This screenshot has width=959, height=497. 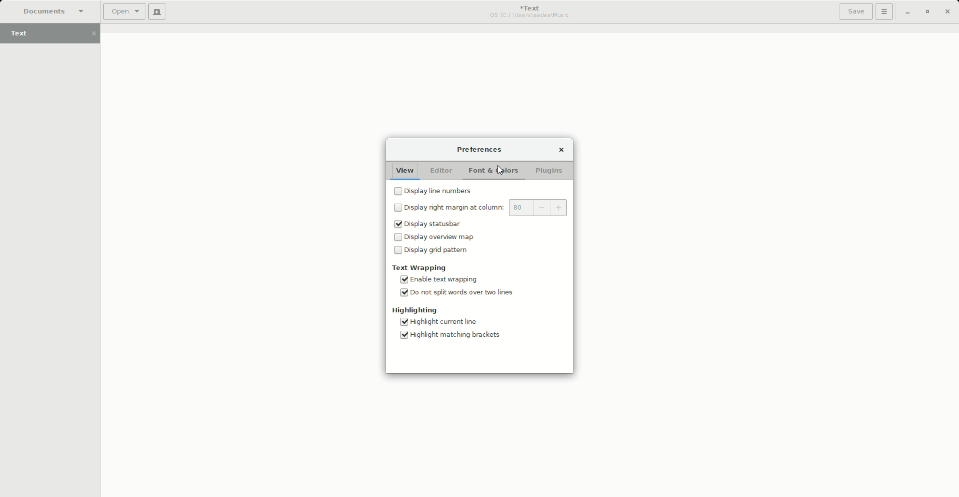 I want to click on Minimize, so click(x=907, y=11).